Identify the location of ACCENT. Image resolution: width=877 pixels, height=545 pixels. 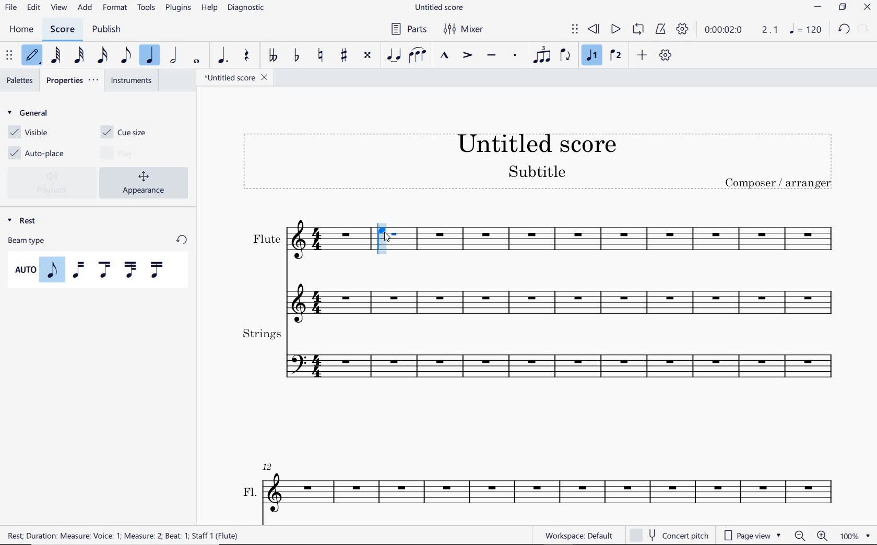
(468, 56).